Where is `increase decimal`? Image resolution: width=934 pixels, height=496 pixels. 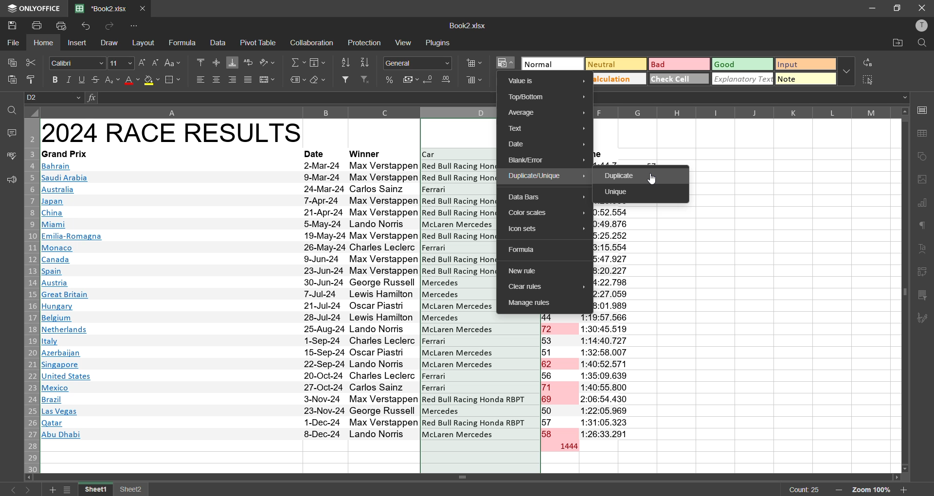 increase decimal is located at coordinates (448, 79).